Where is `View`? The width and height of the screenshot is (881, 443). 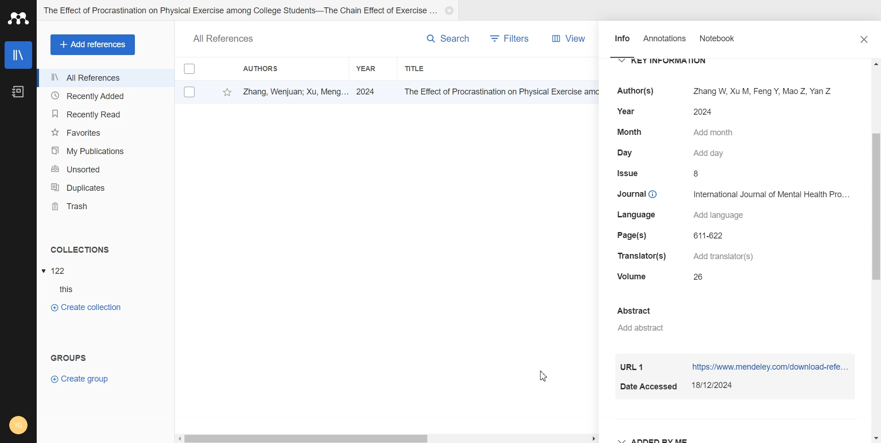 View is located at coordinates (567, 38).